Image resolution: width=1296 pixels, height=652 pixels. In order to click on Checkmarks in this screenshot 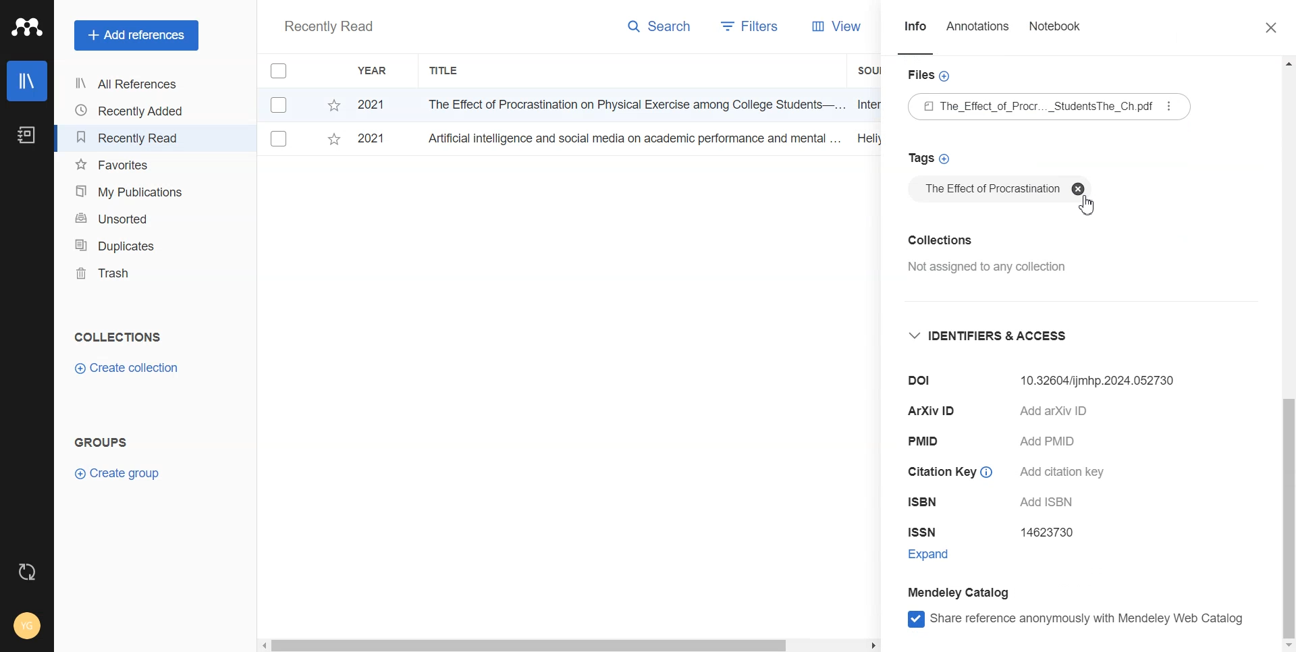, I will do `click(279, 139)`.